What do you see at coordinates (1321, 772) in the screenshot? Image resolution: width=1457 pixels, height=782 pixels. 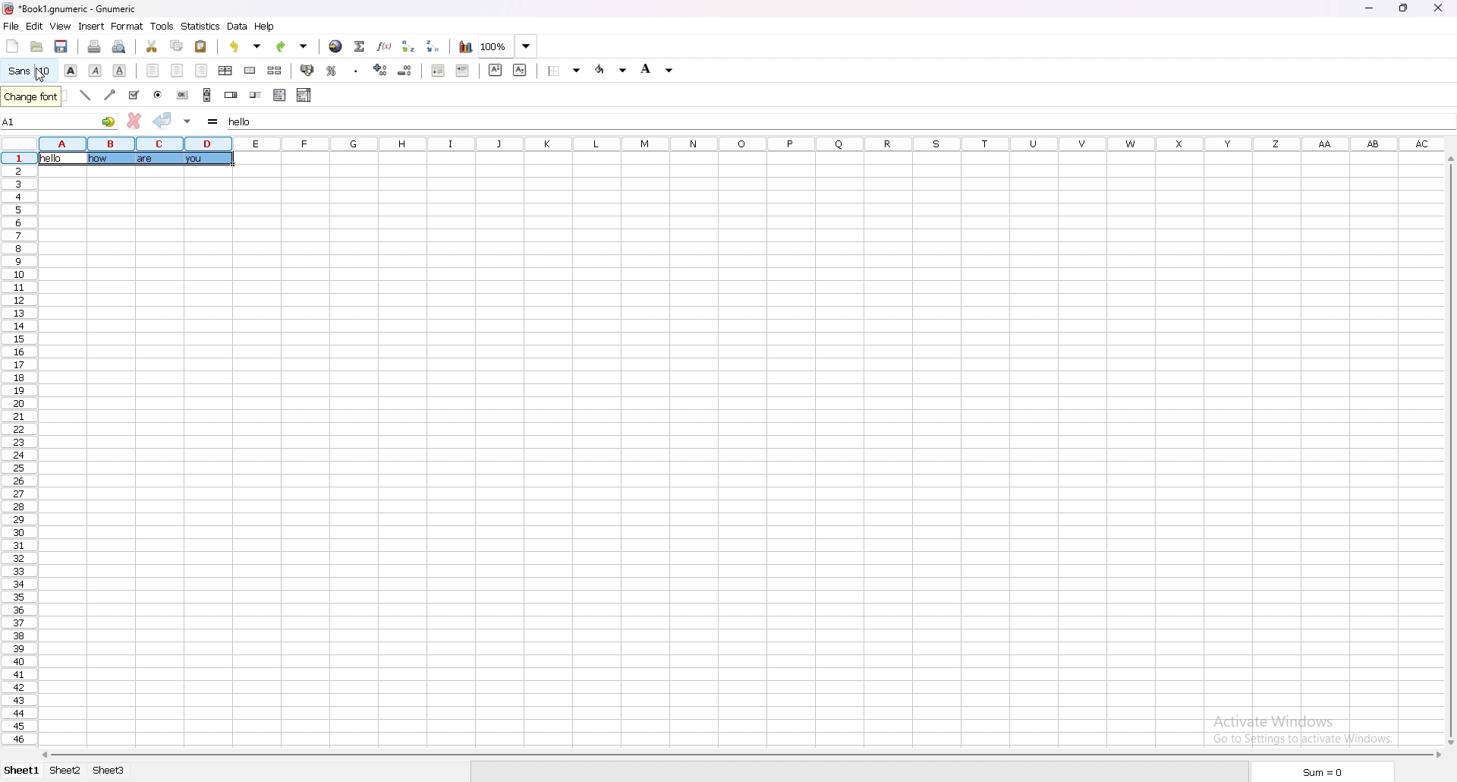 I see `sum` at bounding box center [1321, 772].